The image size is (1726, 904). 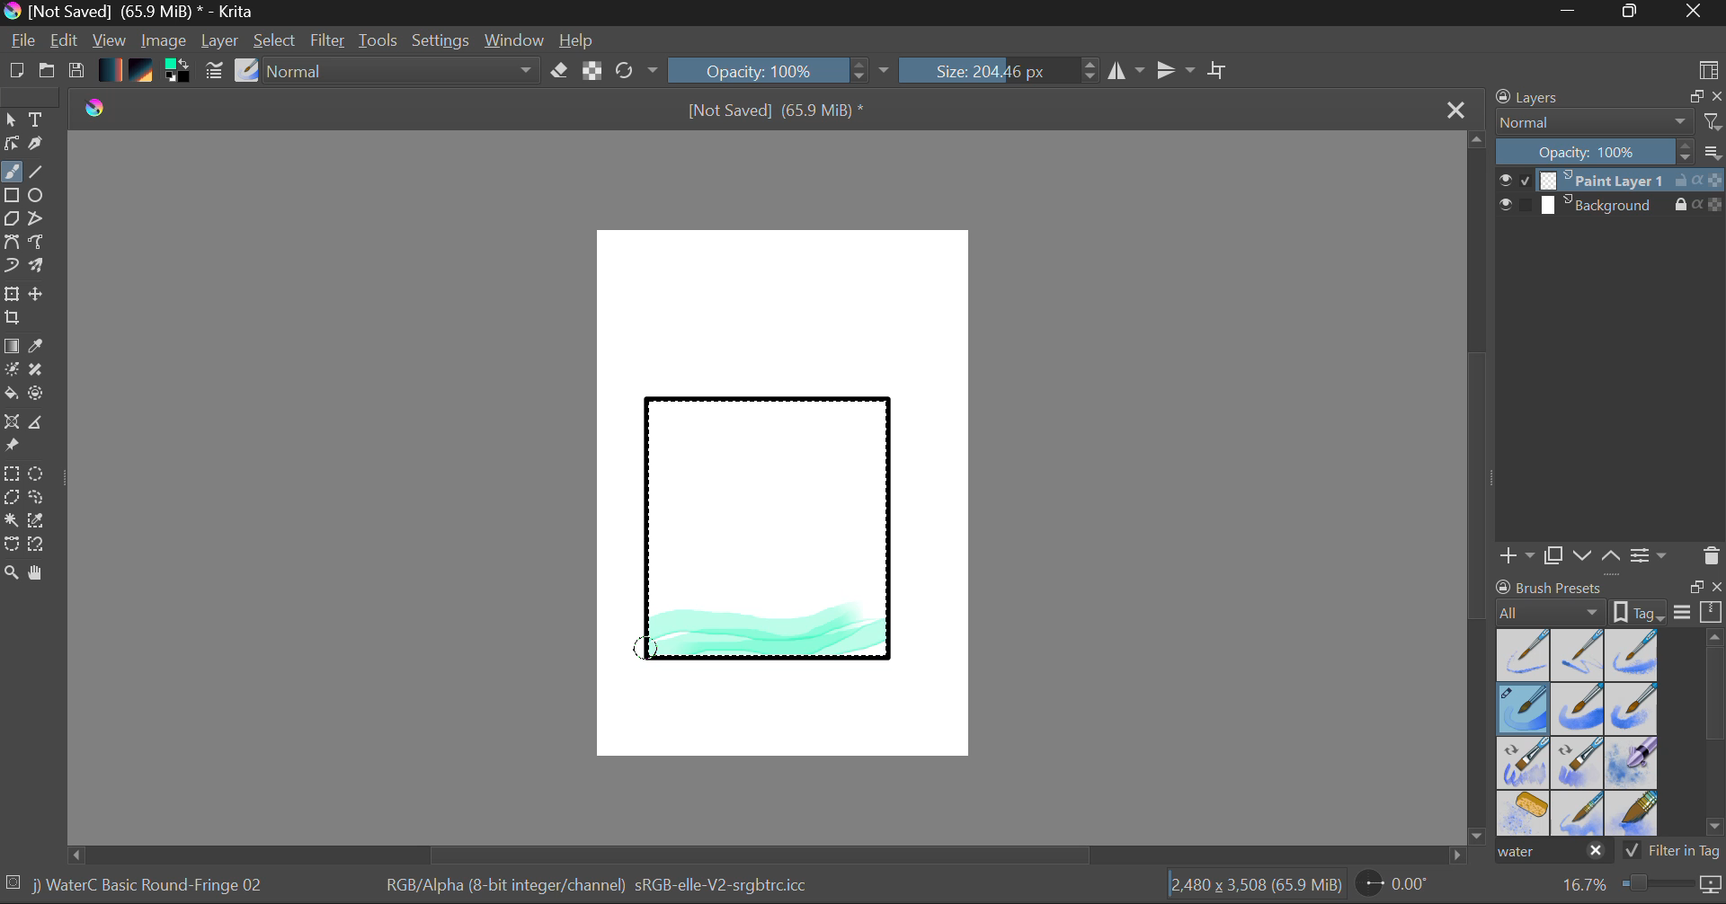 What do you see at coordinates (76, 72) in the screenshot?
I see `Save` at bounding box center [76, 72].